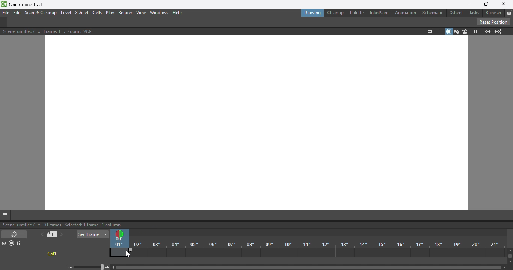 This screenshot has width=513, height=270. Describe the element at coordinates (41, 234) in the screenshot. I see `Previous memo` at that location.